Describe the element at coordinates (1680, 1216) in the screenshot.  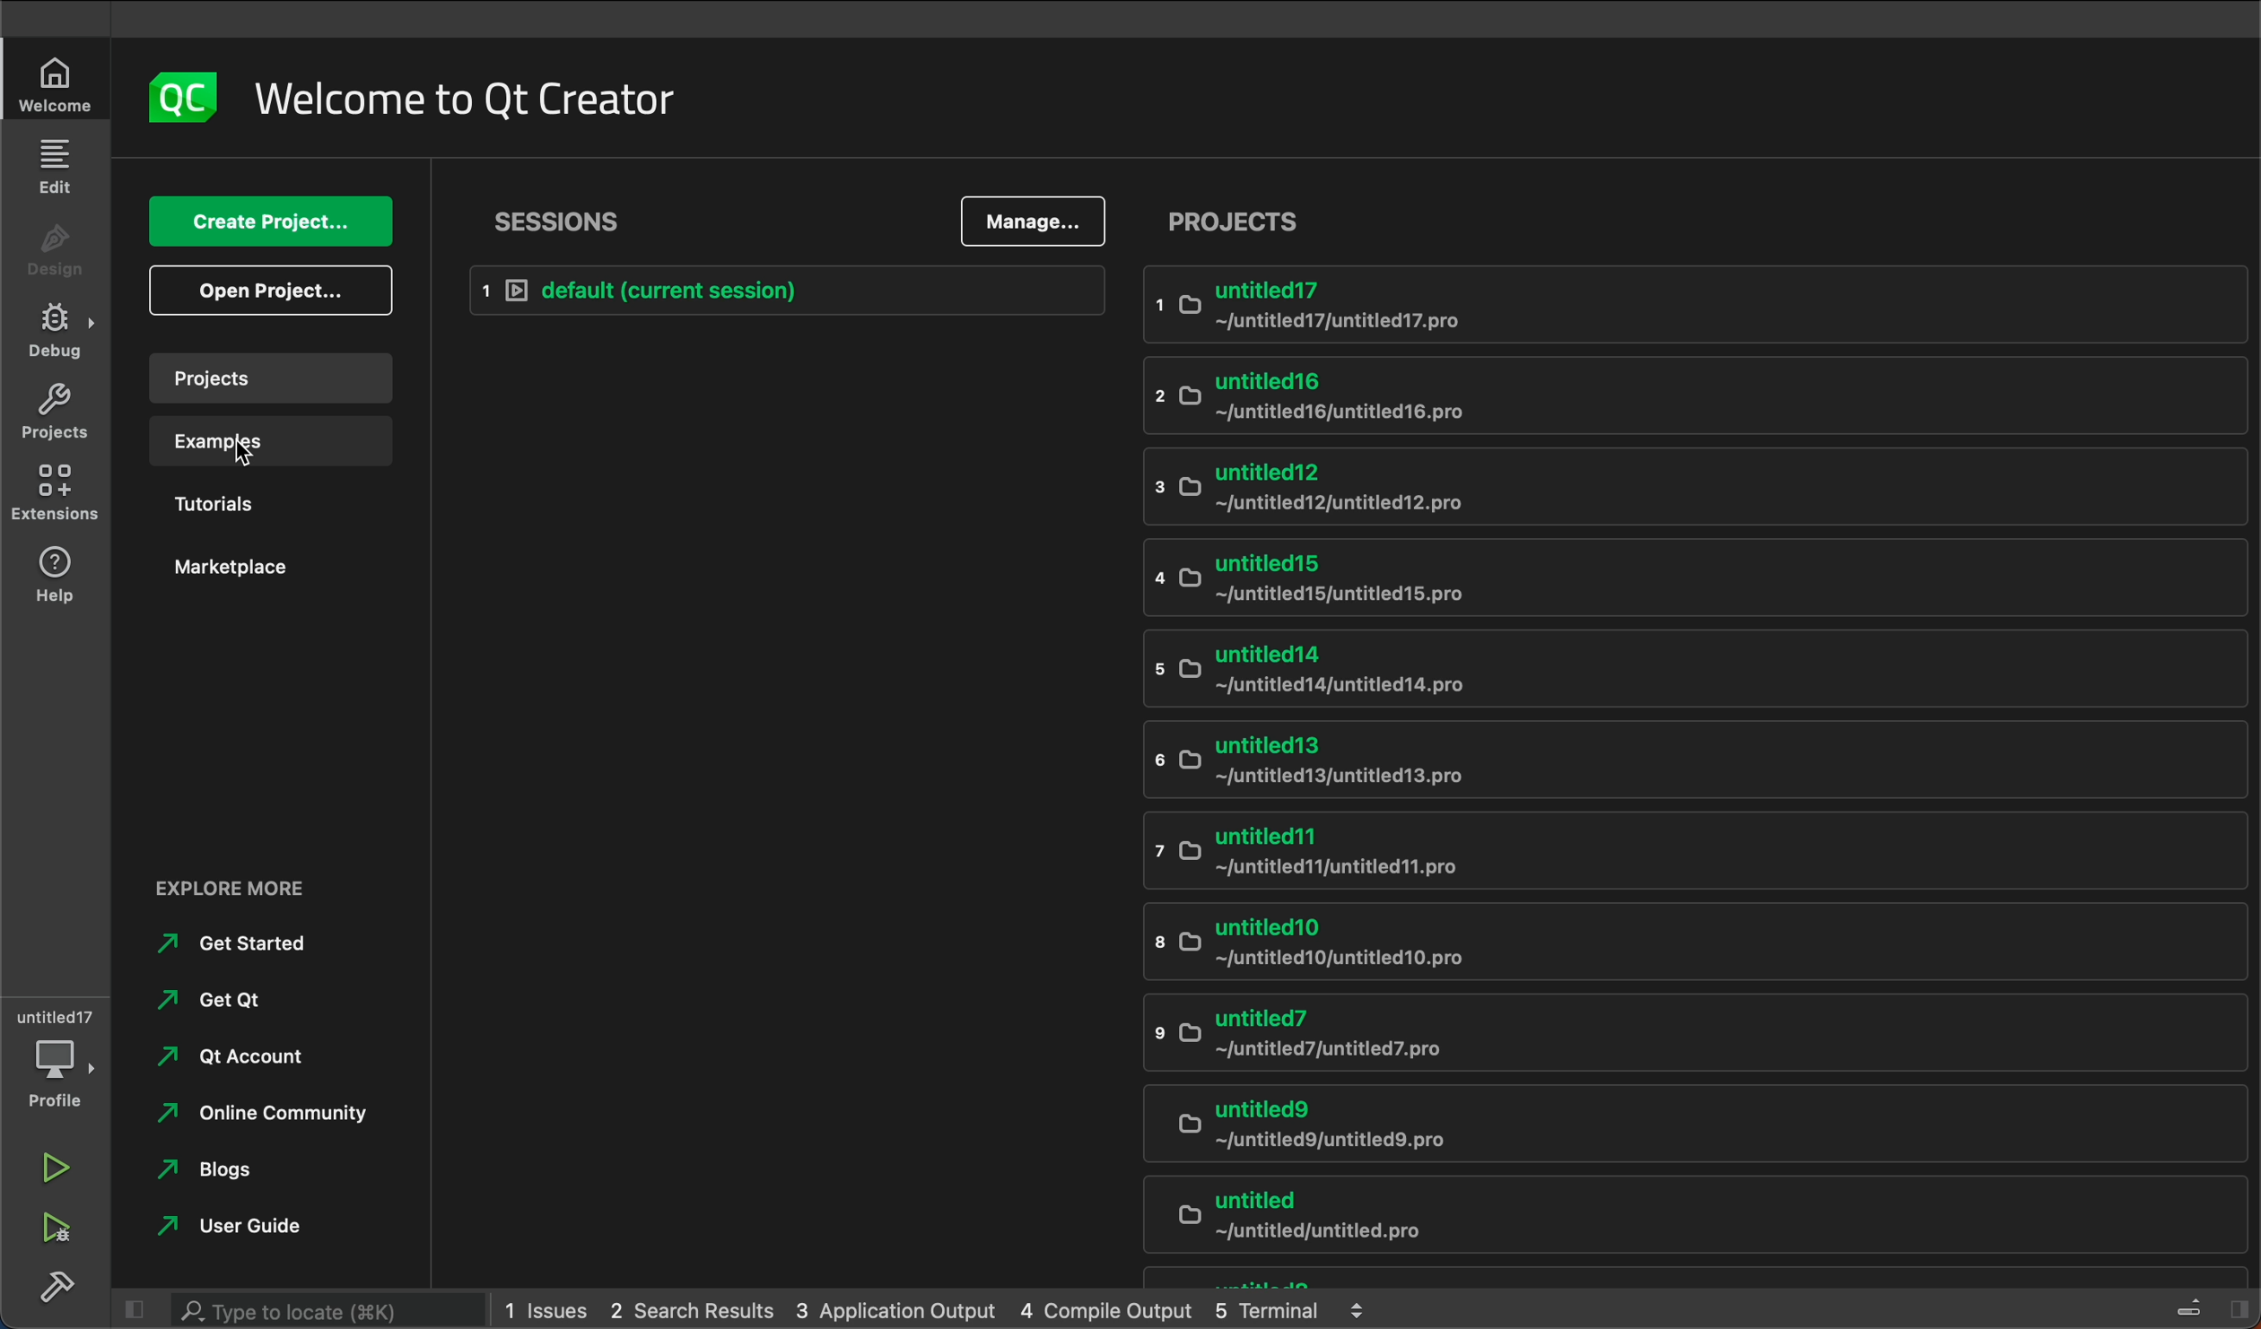
I see `untitled` at that location.